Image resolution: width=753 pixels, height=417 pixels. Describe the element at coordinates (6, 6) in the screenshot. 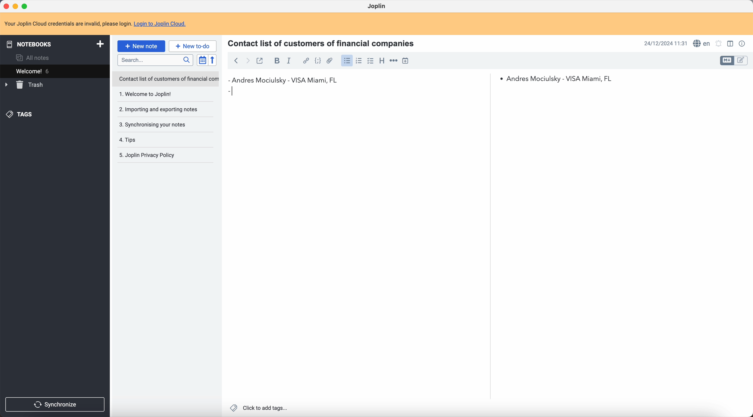

I see `close Joplin` at that location.